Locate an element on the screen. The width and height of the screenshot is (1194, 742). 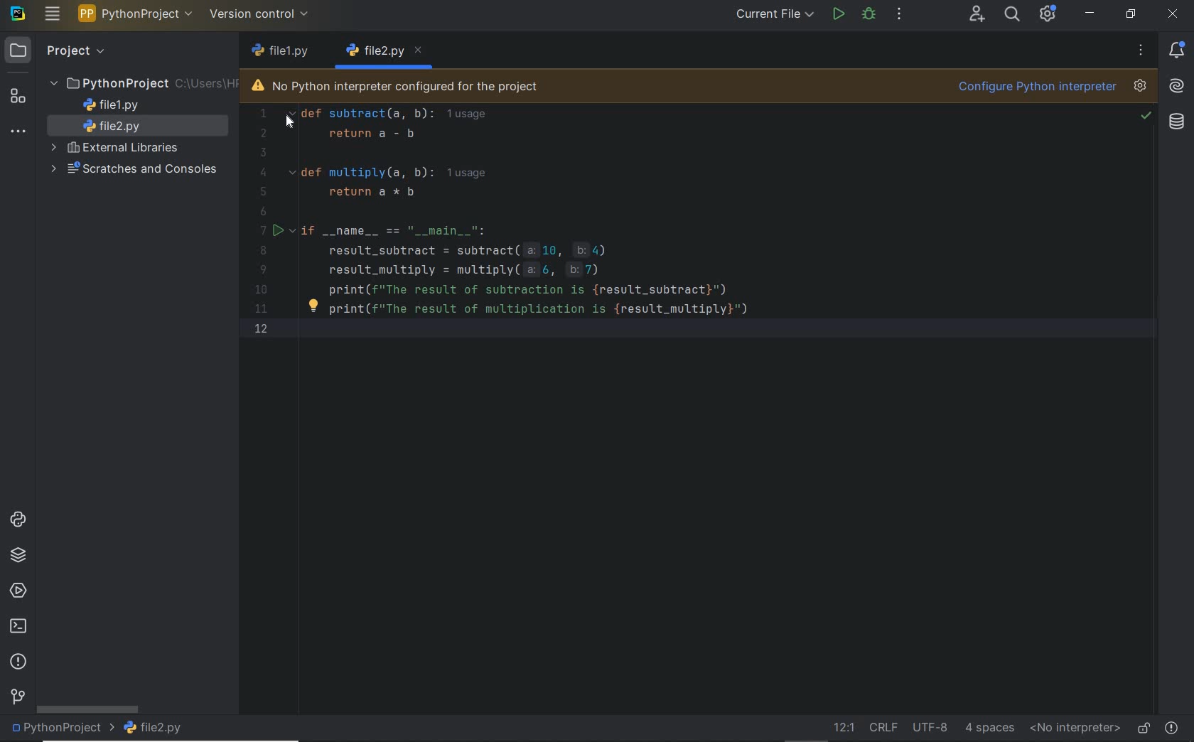
restore down is located at coordinates (1129, 14).